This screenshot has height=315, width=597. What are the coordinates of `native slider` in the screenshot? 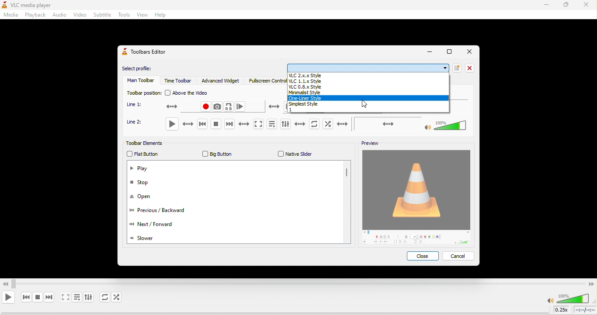 It's located at (296, 154).